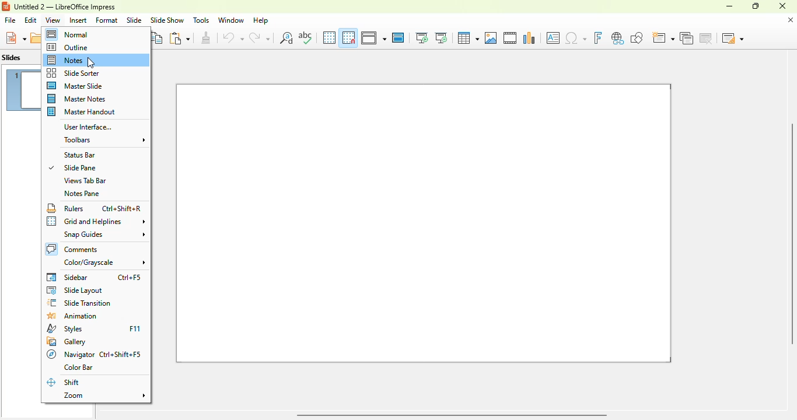 Image resolution: width=797 pixels, height=420 pixels. I want to click on table, so click(469, 38).